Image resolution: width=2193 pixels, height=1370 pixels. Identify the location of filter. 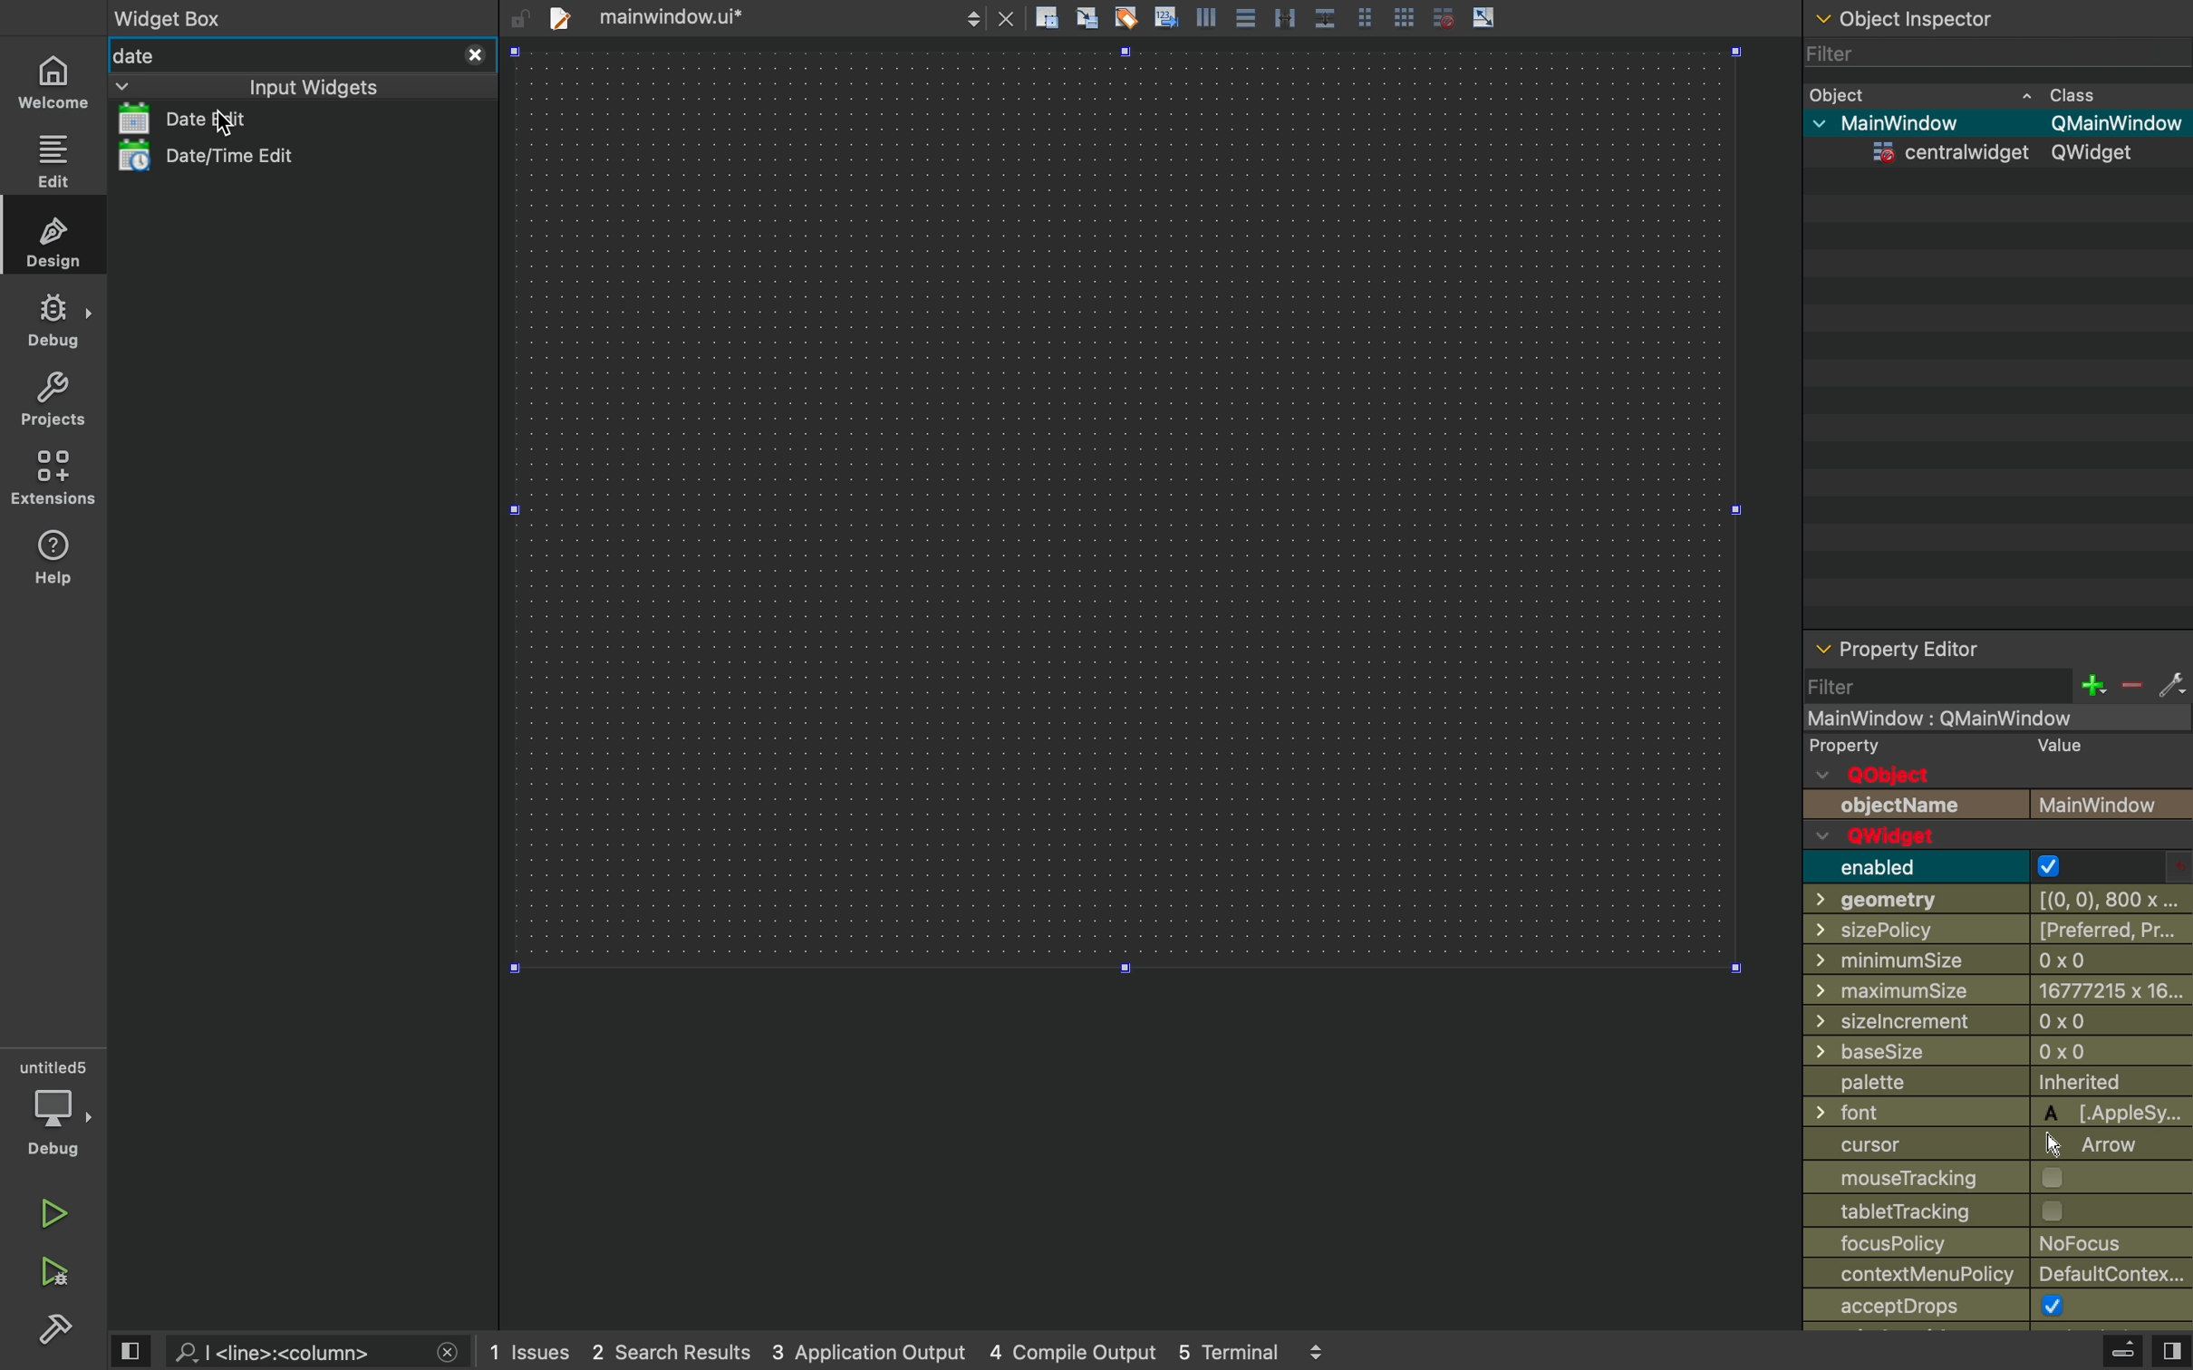
(1847, 53).